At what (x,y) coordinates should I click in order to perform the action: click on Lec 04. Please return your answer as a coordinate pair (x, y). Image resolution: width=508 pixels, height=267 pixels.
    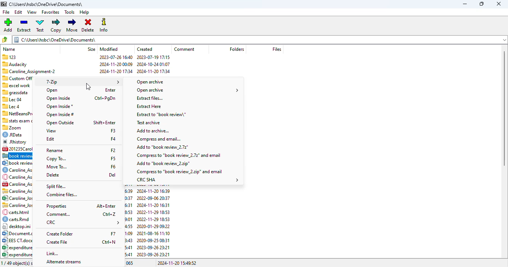
    Looking at the image, I should click on (12, 99).